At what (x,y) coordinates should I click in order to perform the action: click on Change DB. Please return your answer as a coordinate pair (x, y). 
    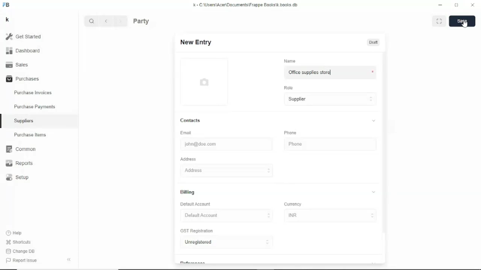
    Looking at the image, I should click on (21, 252).